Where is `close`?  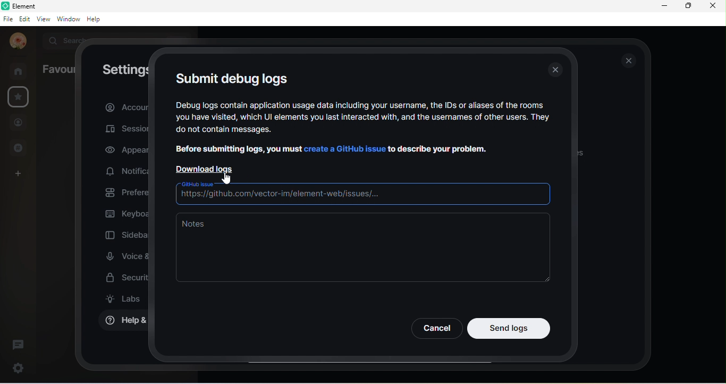 close is located at coordinates (557, 71).